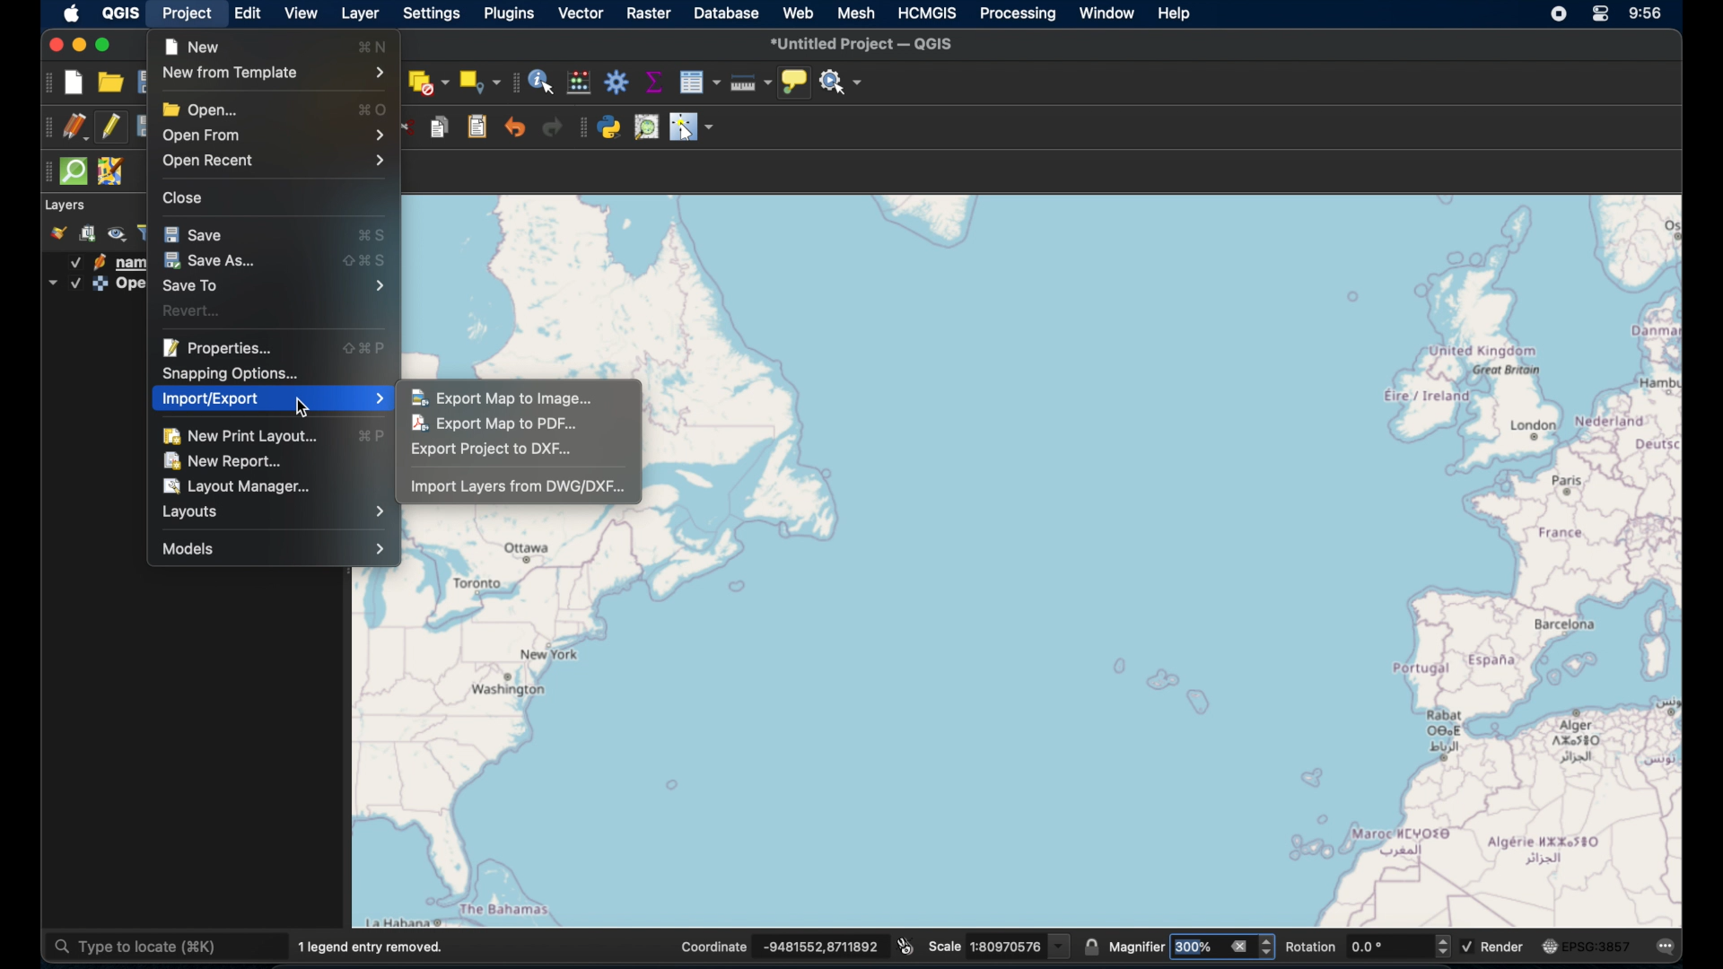 Image resolution: width=1723 pixels, height=969 pixels. I want to click on manage map themes, so click(118, 234).